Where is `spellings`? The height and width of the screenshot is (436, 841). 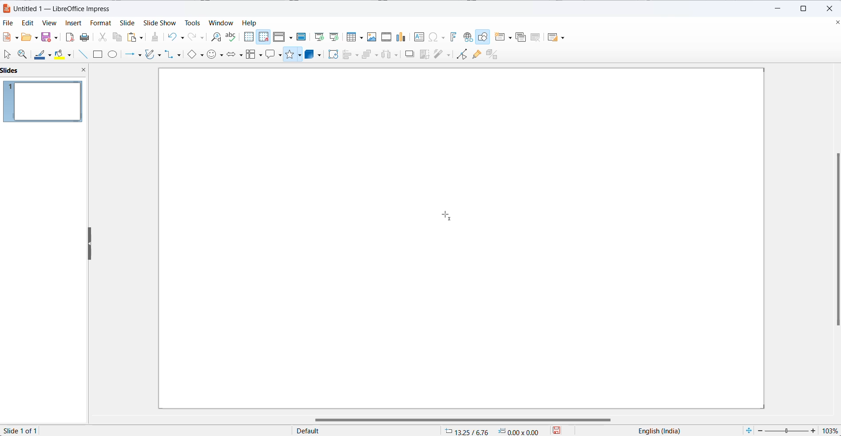
spellings is located at coordinates (232, 37).